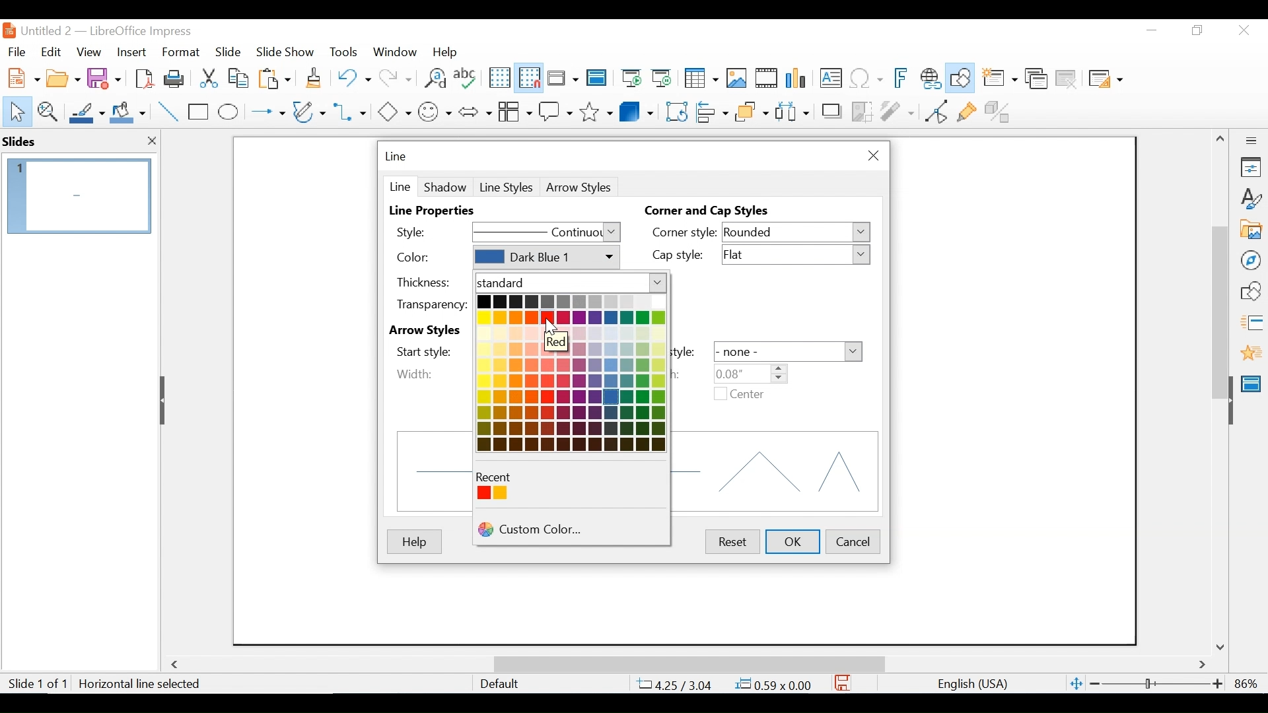 This screenshot has height=713, width=1268. Describe the element at coordinates (1251, 323) in the screenshot. I see `Slide Transition` at that location.